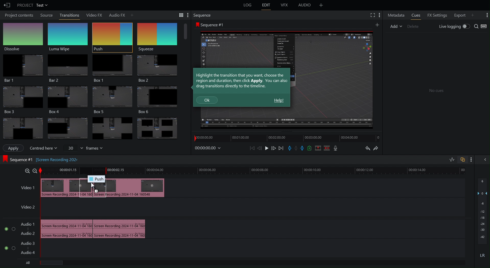 This screenshot has width=490, height=268. What do you see at coordinates (132, 15) in the screenshot?
I see `Add` at bounding box center [132, 15].